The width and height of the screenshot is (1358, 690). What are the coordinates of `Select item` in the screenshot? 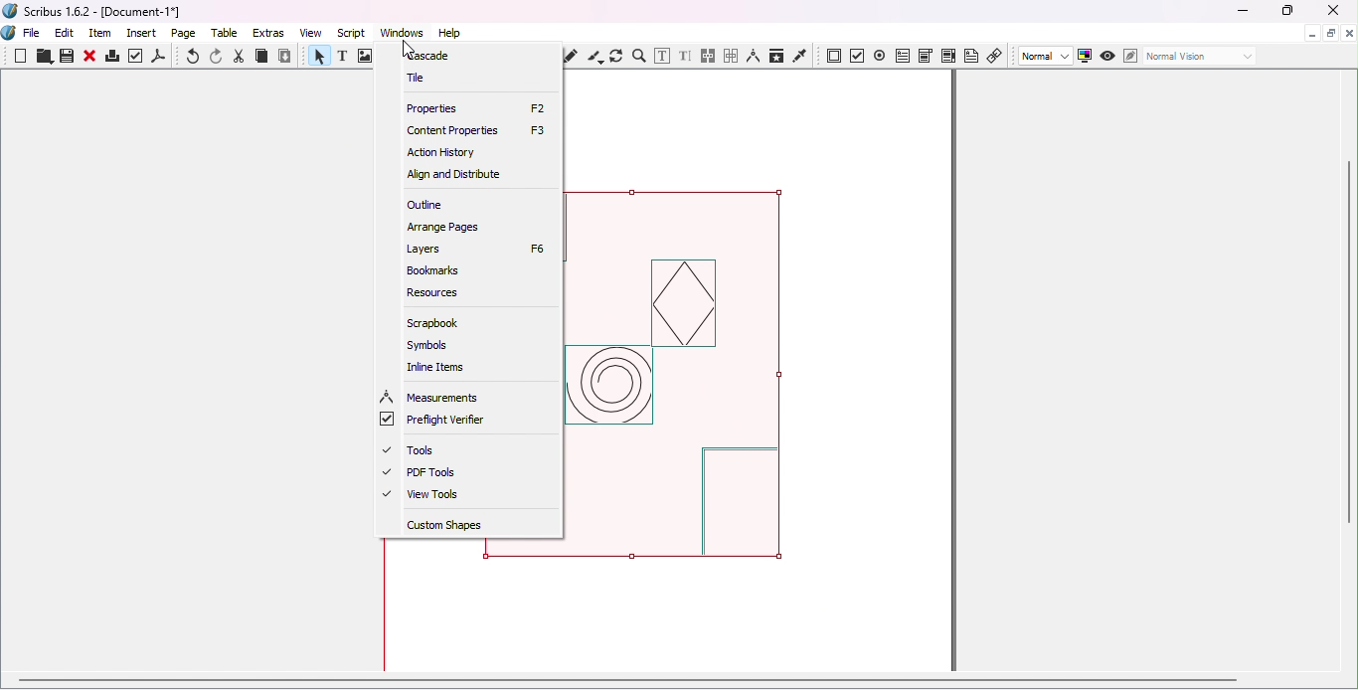 It's located at (317, 58).